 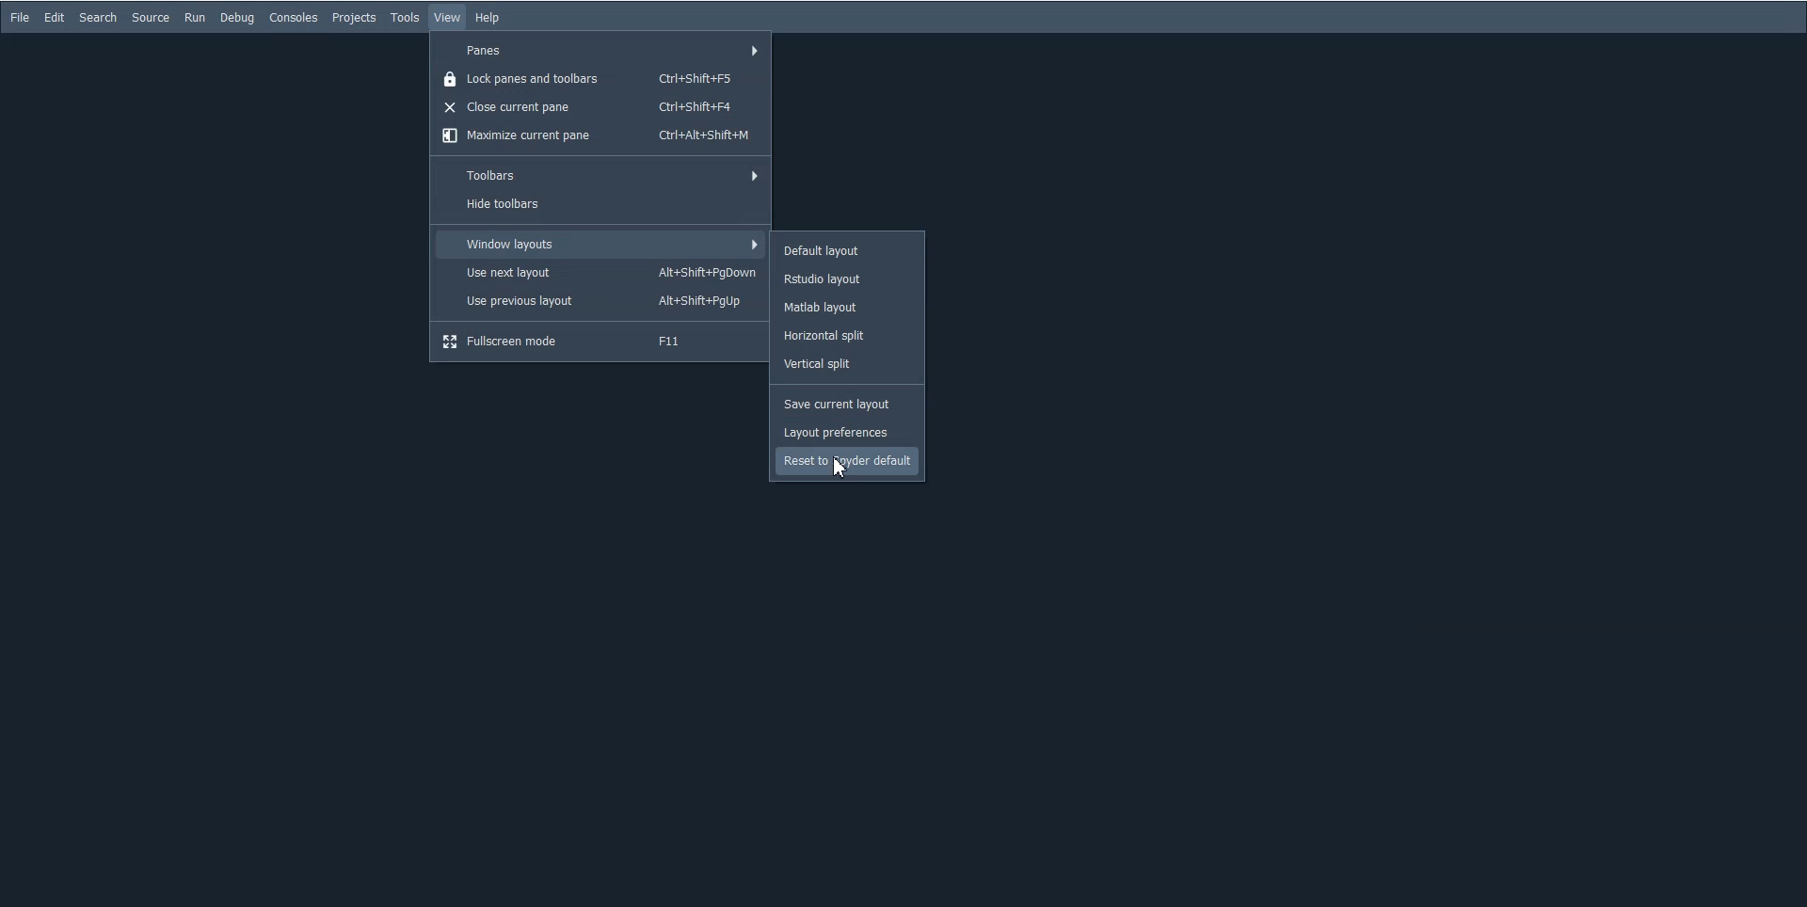 I want to click on Toolbars, so click(x=601, y=174).